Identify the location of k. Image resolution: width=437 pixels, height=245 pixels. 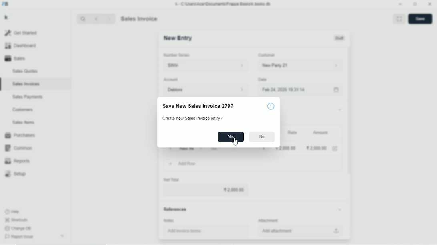
(6, 17).